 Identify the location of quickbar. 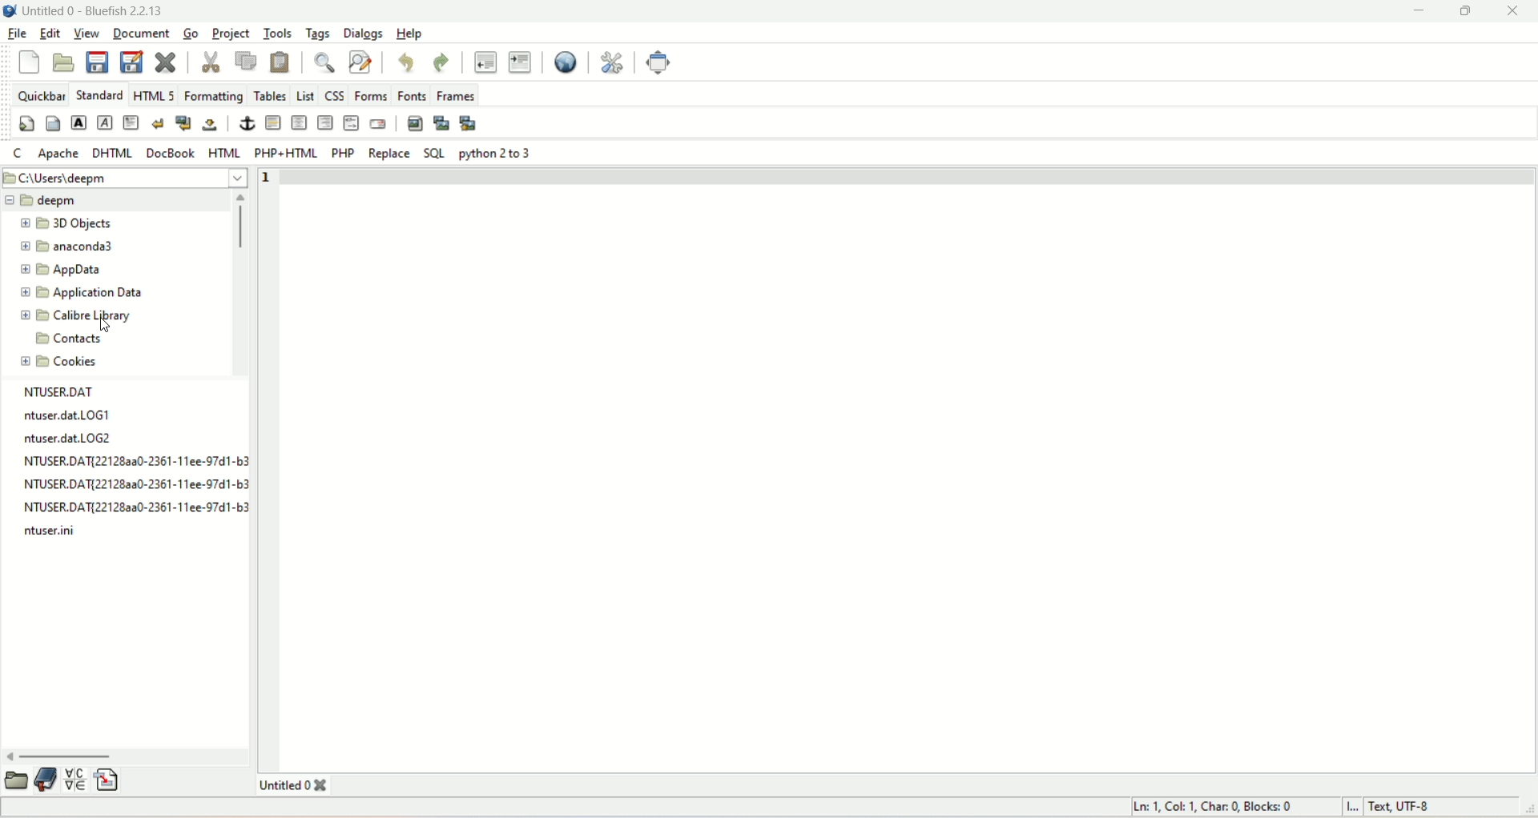
(39, 96).